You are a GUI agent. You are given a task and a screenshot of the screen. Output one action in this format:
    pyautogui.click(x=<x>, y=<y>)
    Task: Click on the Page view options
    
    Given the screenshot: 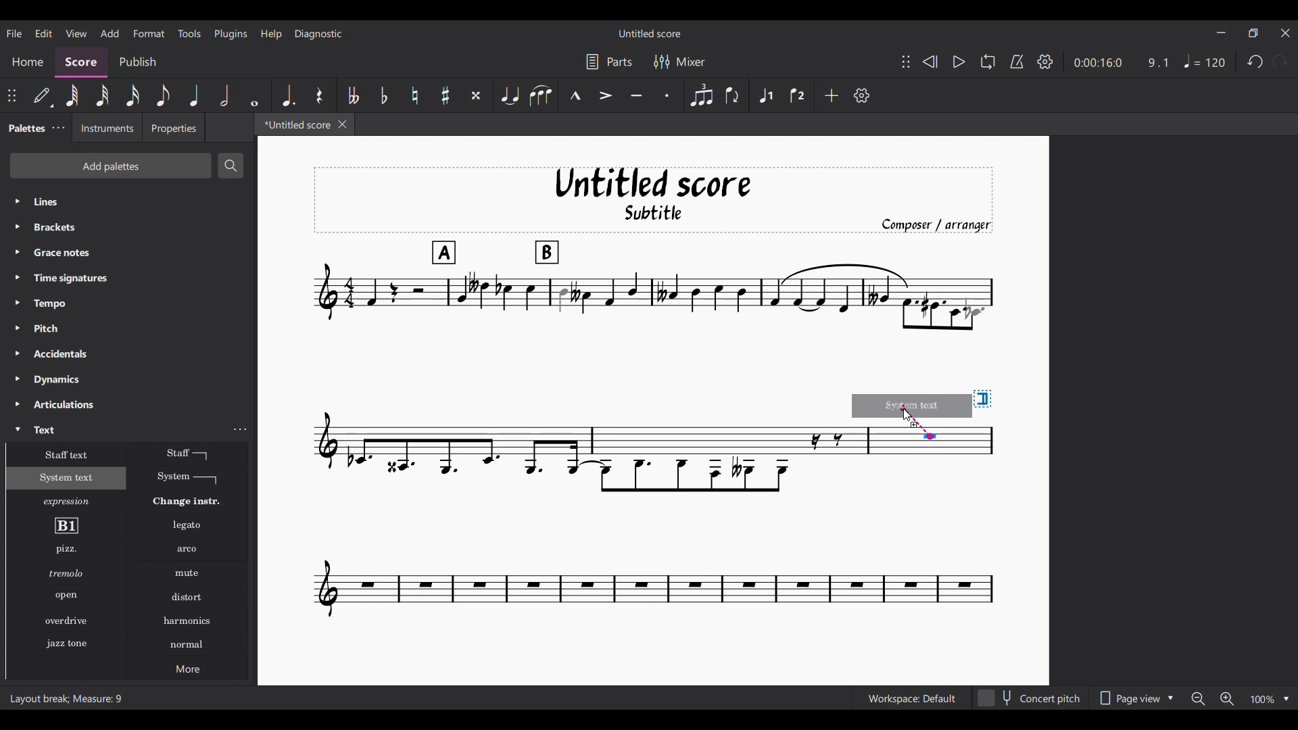 What is the action you would take?
    pyautogui.click(x=1134, y=698)
    